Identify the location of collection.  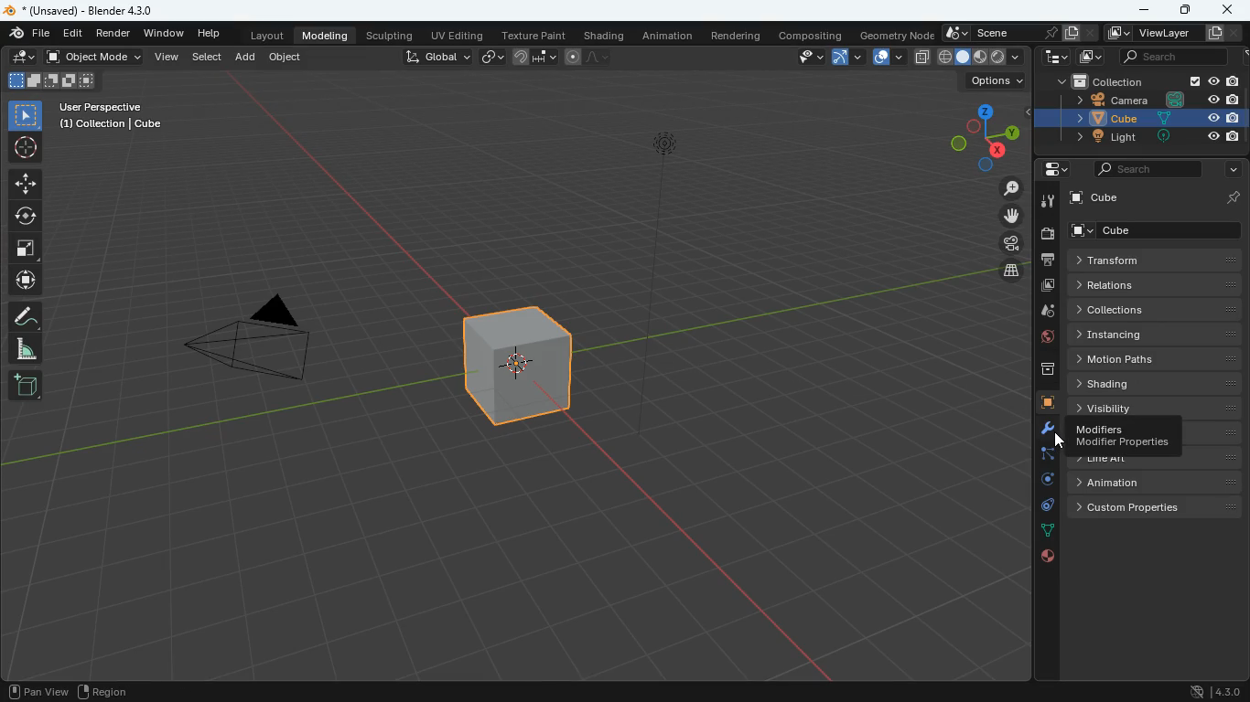
(1146, 81).